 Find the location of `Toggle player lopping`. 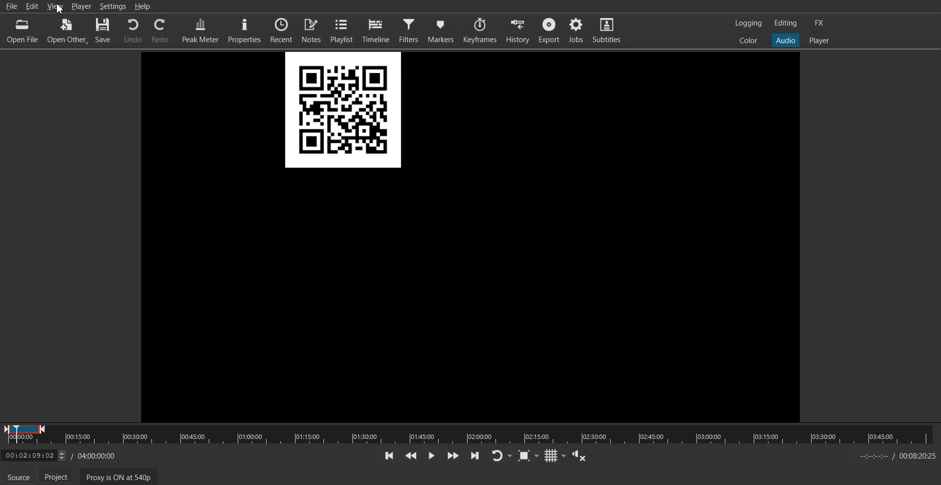

Toggle player lopping is located at coordinates (501, 456).